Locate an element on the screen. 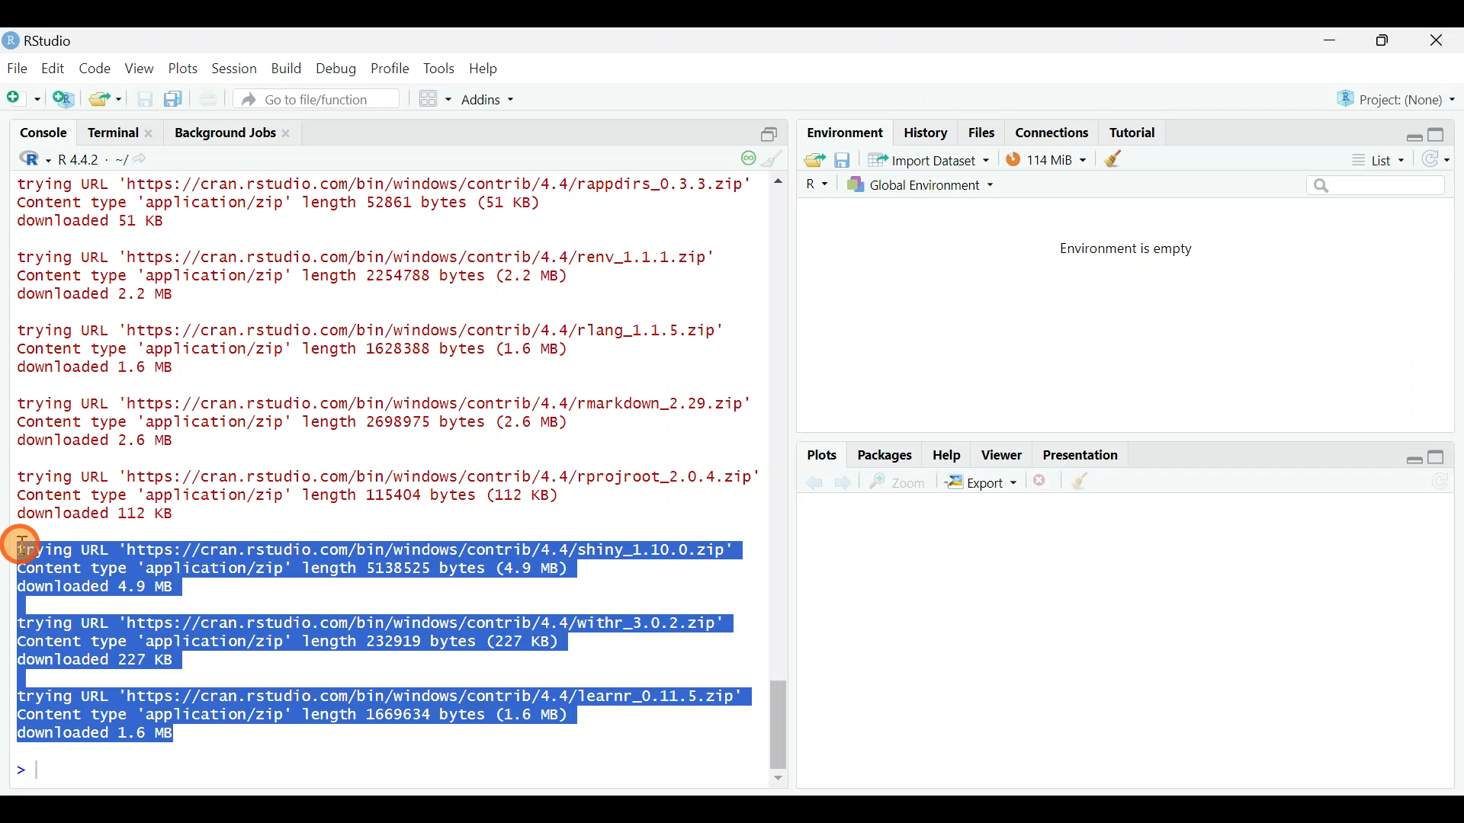 The width and height of the screenshot is (1464, 823). R is located at coordinates (24, 161).